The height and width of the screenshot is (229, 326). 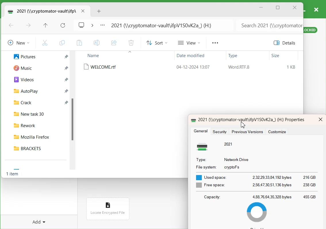 What do you see at coordinates (310, 177) in the screenshot?
I see `216 GB` at bounding box center [310, 177].